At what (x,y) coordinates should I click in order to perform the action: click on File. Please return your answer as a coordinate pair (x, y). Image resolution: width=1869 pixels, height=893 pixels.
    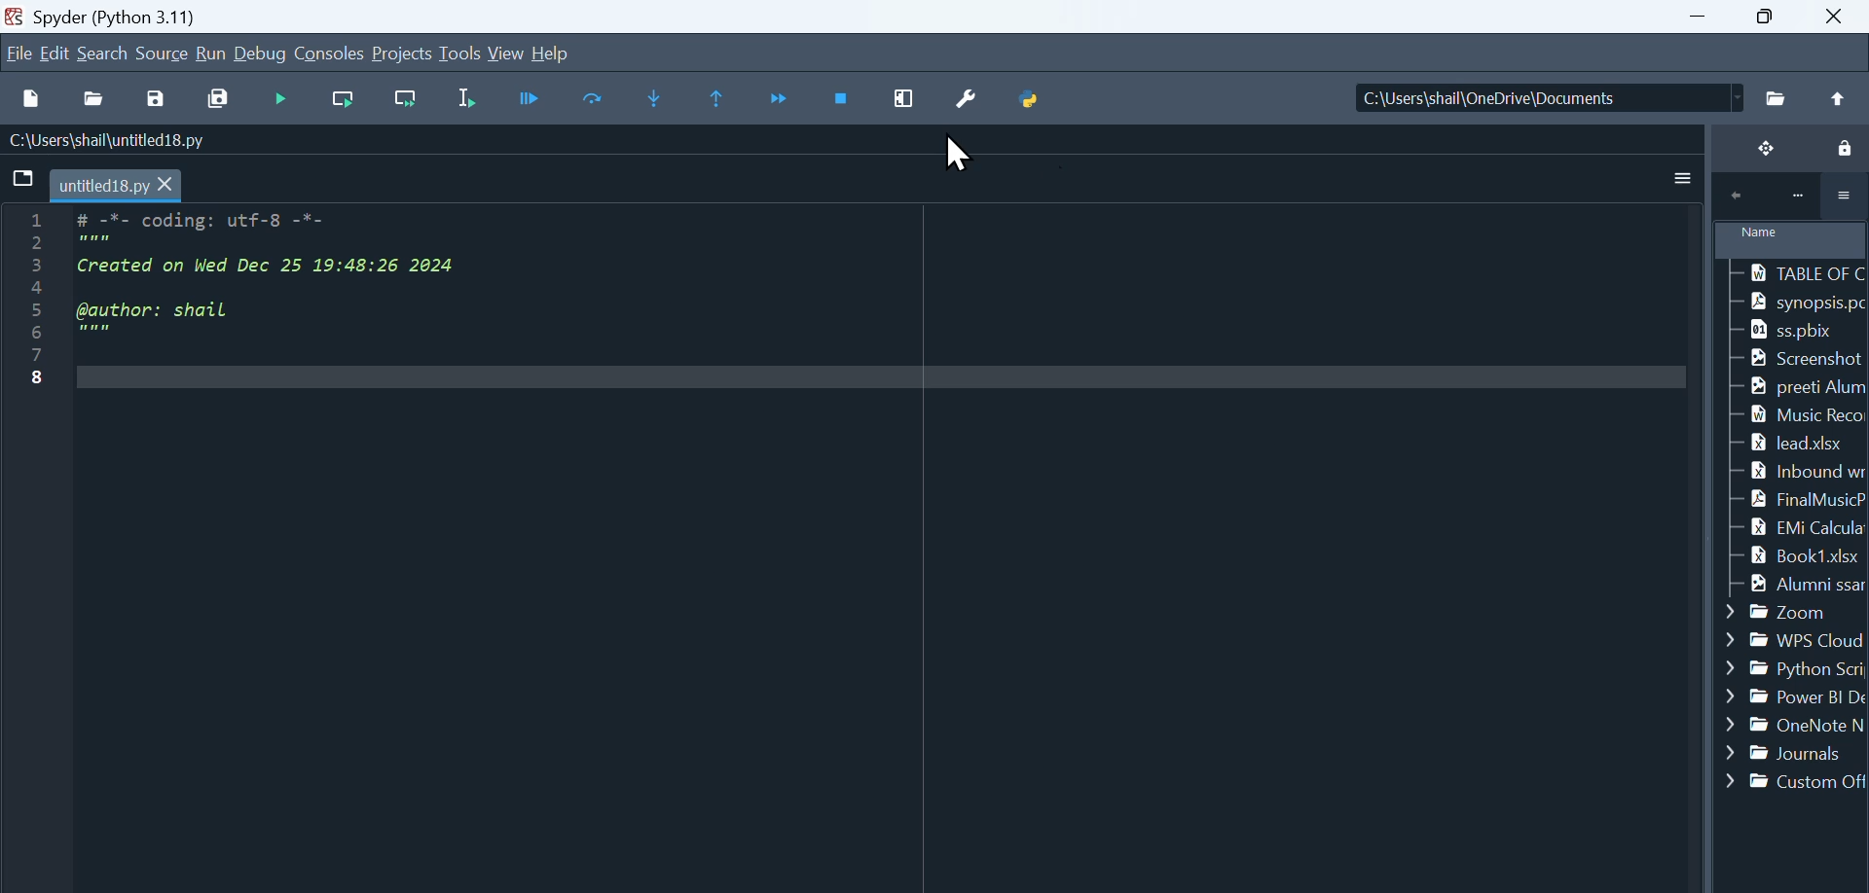
    Looking at the image, I should click on (18, 51).